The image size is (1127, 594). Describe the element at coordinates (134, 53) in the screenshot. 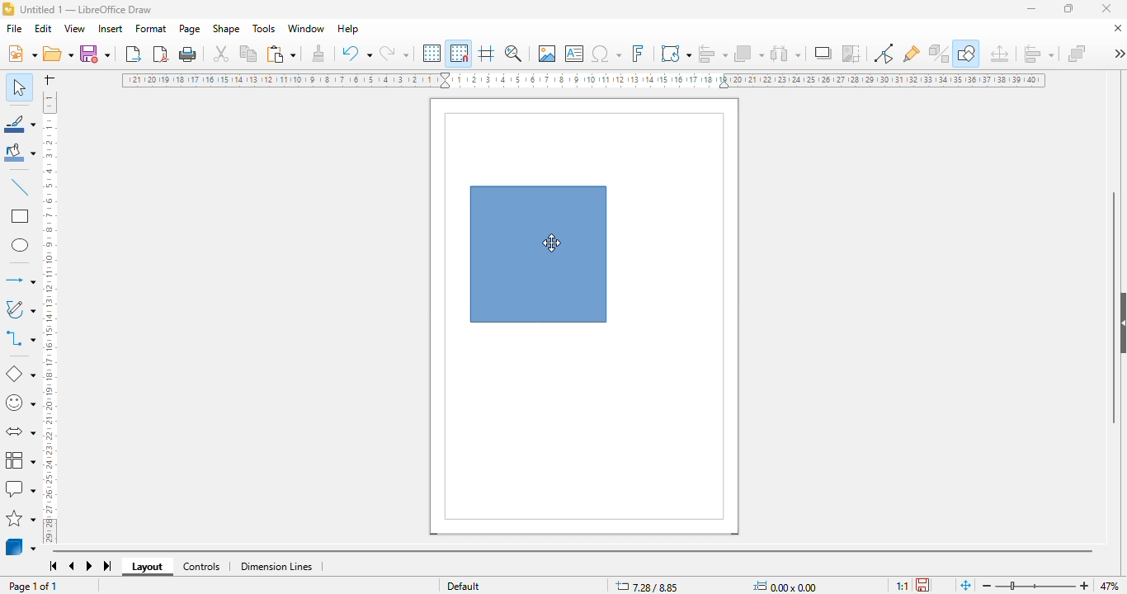

I see `export` at that location.